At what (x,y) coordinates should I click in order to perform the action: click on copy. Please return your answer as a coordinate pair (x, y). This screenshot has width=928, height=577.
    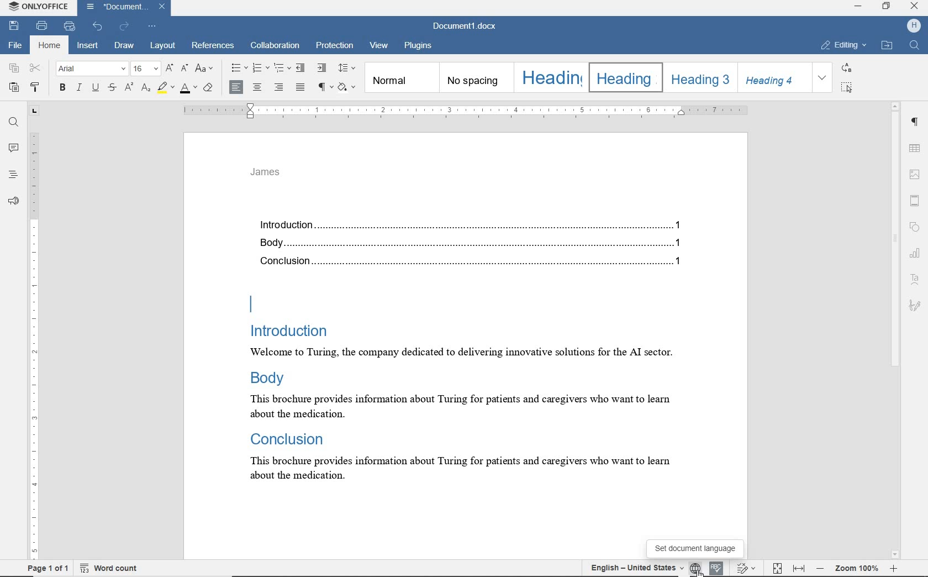
    Looking at the image, I should click on (14, 69).